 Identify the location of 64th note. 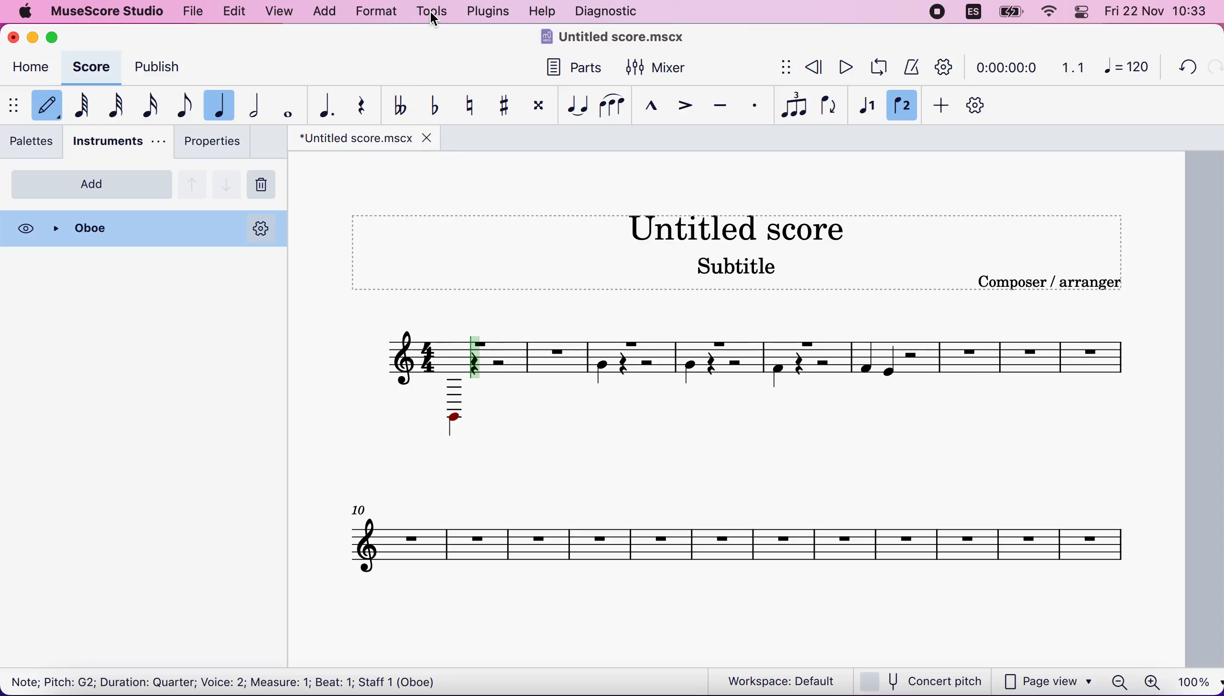
(87, 103).